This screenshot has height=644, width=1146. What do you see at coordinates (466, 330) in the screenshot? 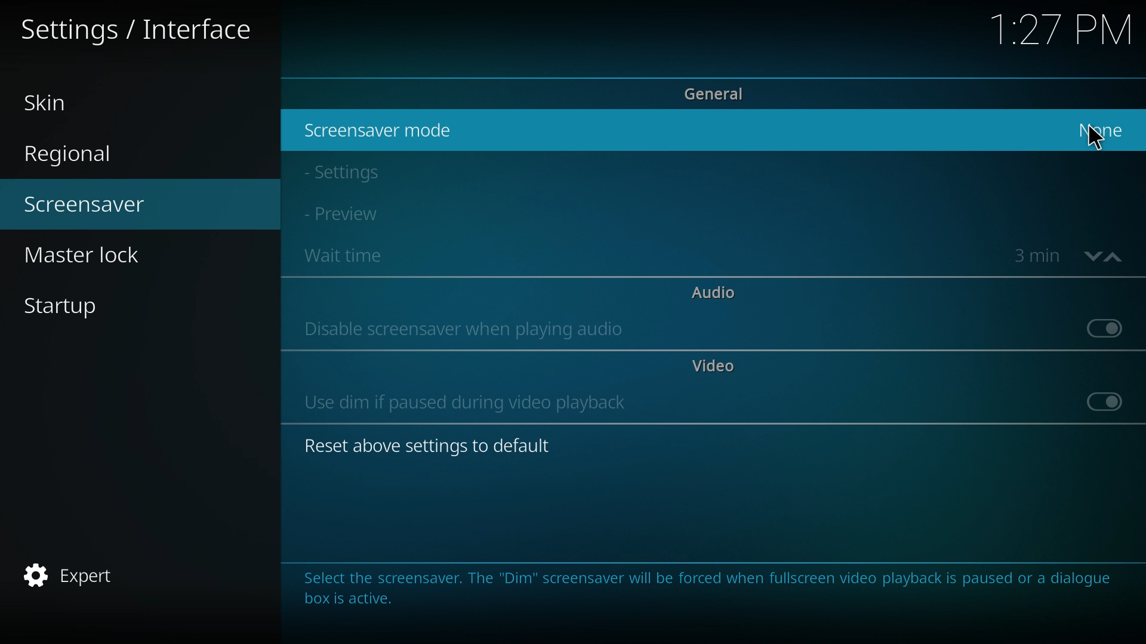
I see `disable screensaver when playing audio` at bounding box center [466, 330].